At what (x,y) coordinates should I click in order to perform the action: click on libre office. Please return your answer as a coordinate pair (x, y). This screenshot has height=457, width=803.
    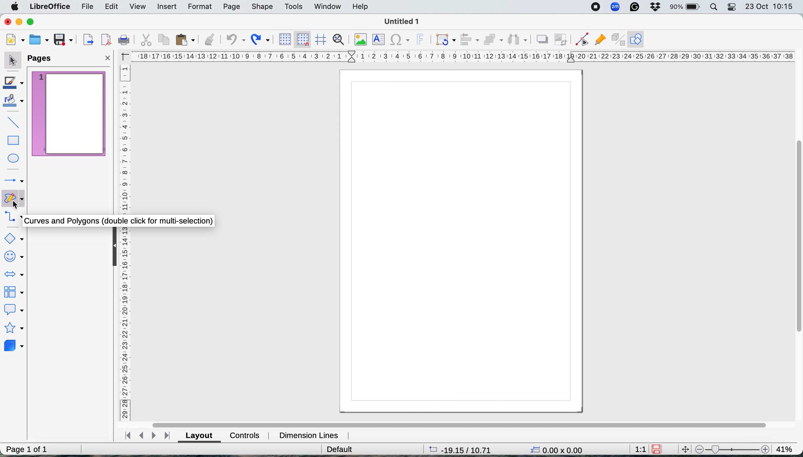
    Looking at the image, I should click on (51, 7).